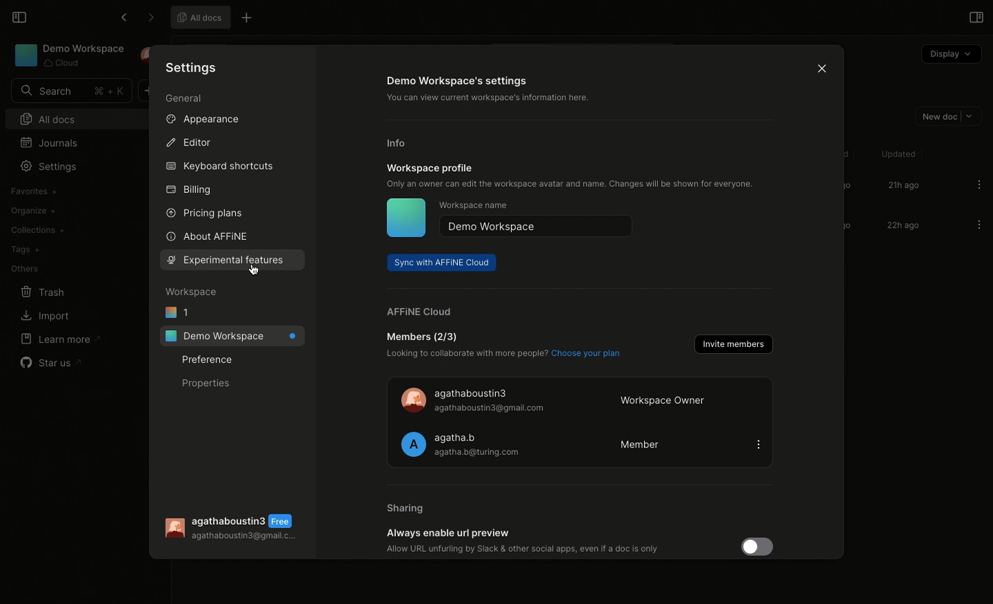 The width and height of the screenshot is (993, 604). What do you see at coordinates (538, 227) in the screenshot?
I see `Demo workspace` at bounding box center [538, 227].